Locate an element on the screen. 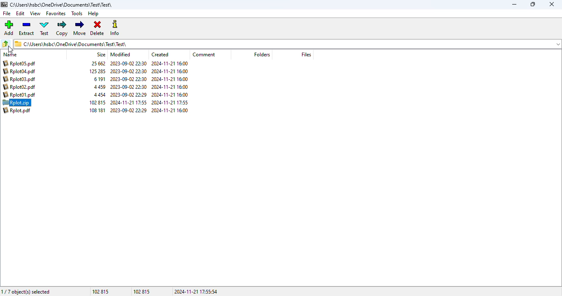  Rplot01.pdf is located at coordinates (19, 95).